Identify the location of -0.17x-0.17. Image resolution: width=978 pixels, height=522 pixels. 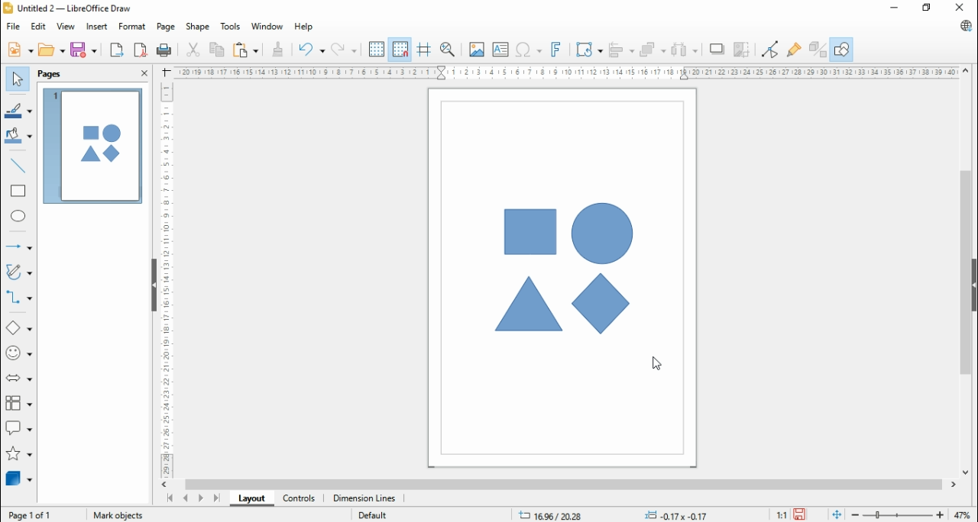
(675, 515).